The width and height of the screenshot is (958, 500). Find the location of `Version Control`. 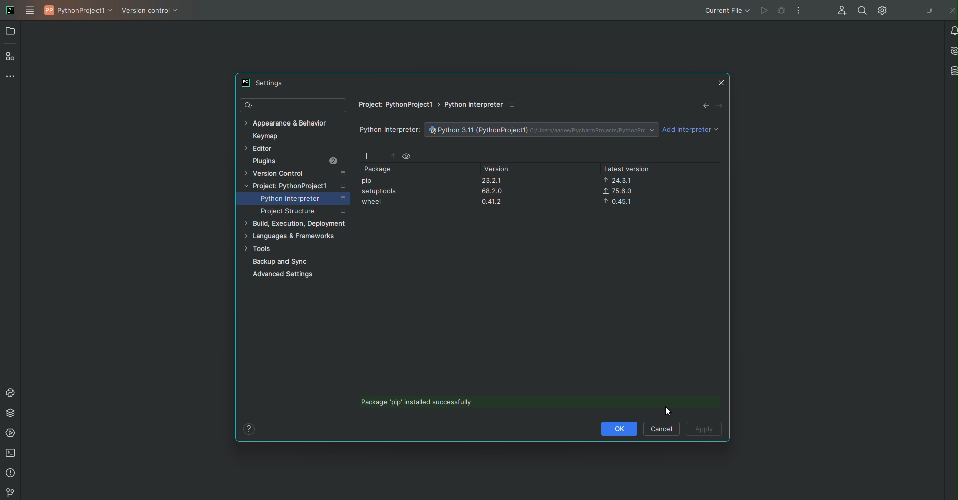

Version Control is located at coordinates (9, 492).